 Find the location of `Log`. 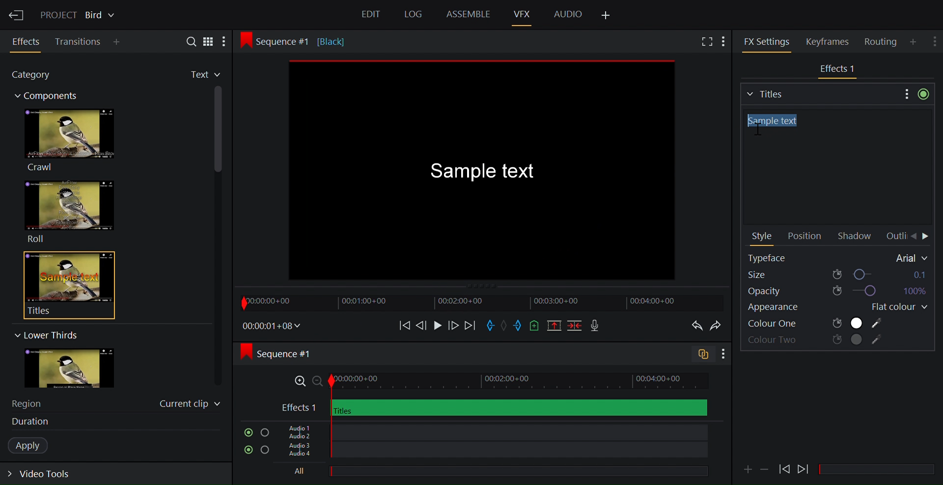

Log is located at coordinates (412, 15).